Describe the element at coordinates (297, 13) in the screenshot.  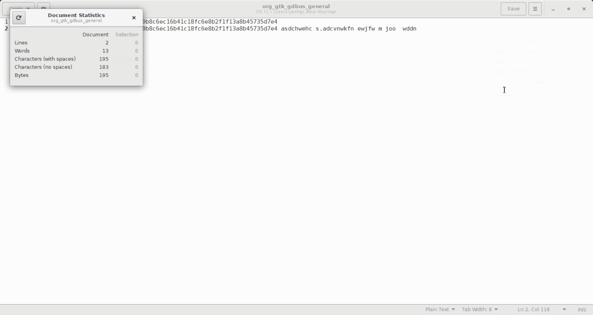
I see `OS (C) \Users\yashg\ dbus -keyrings` at that location.